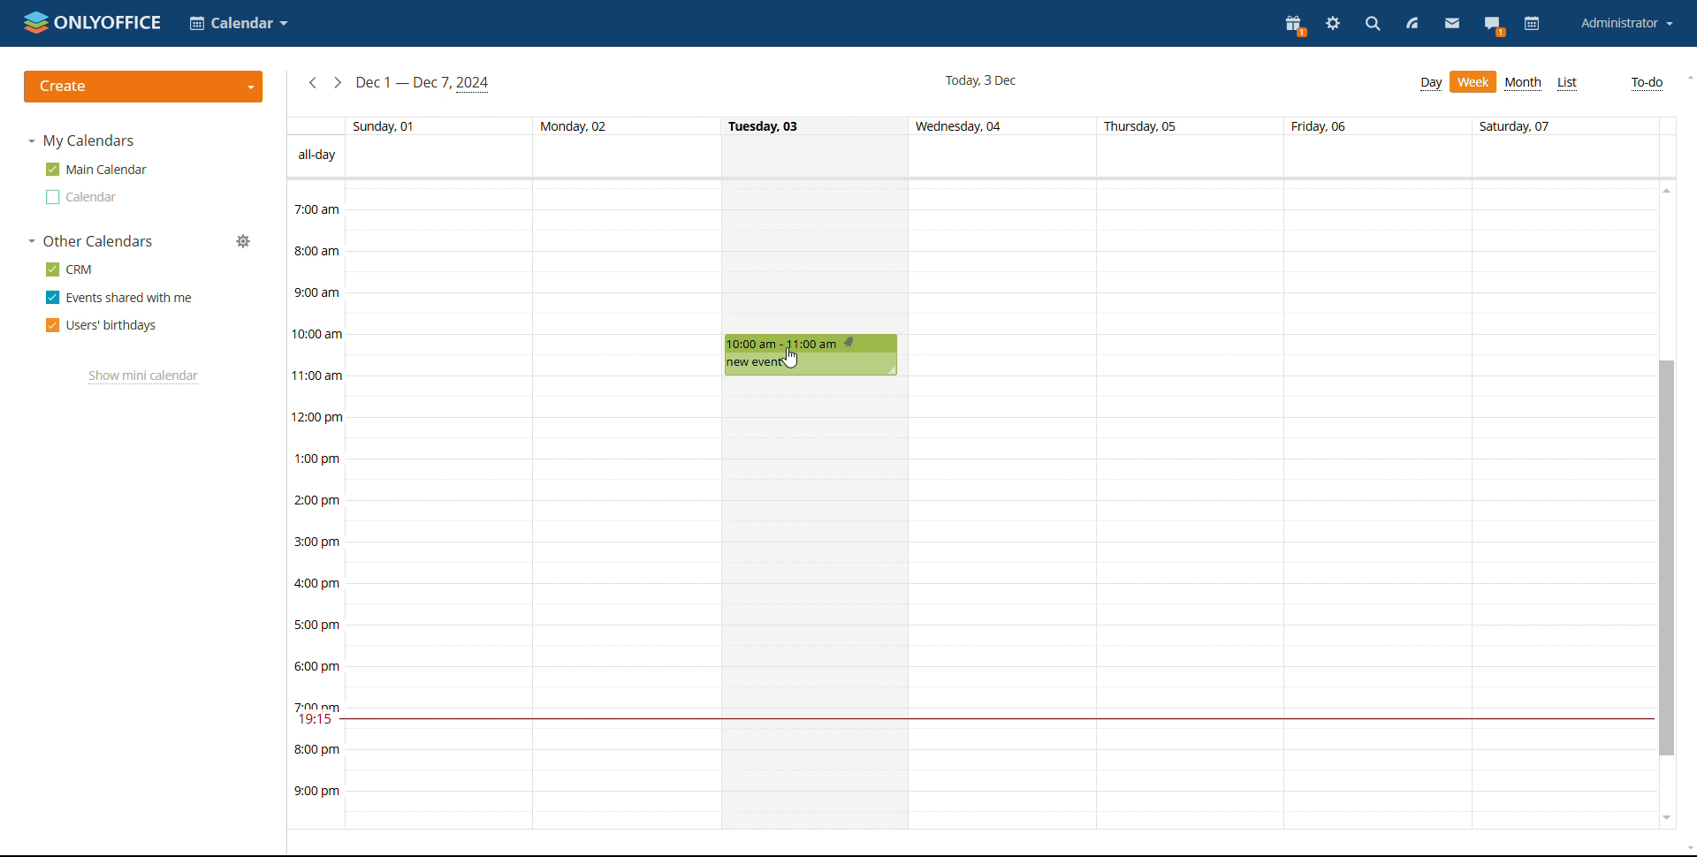  Describe the element at coordinates (795, 344) in the screenshot. I see `10:00 am - 11:00 am` at that location.